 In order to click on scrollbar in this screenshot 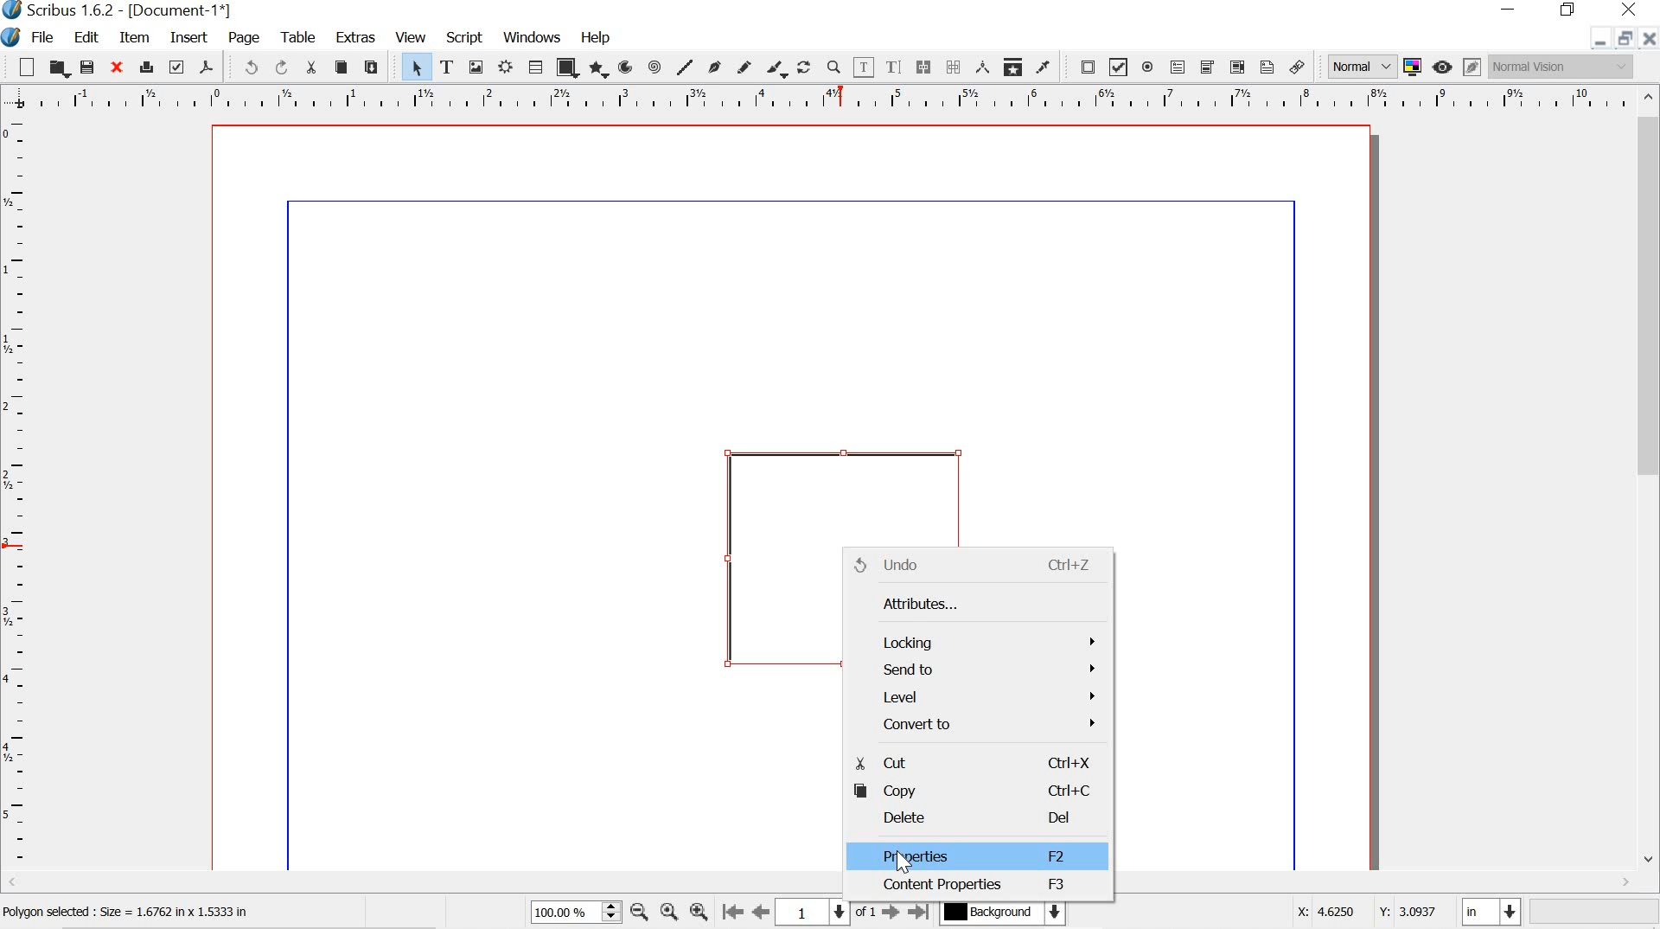, I will do `click(1650, 477)`.